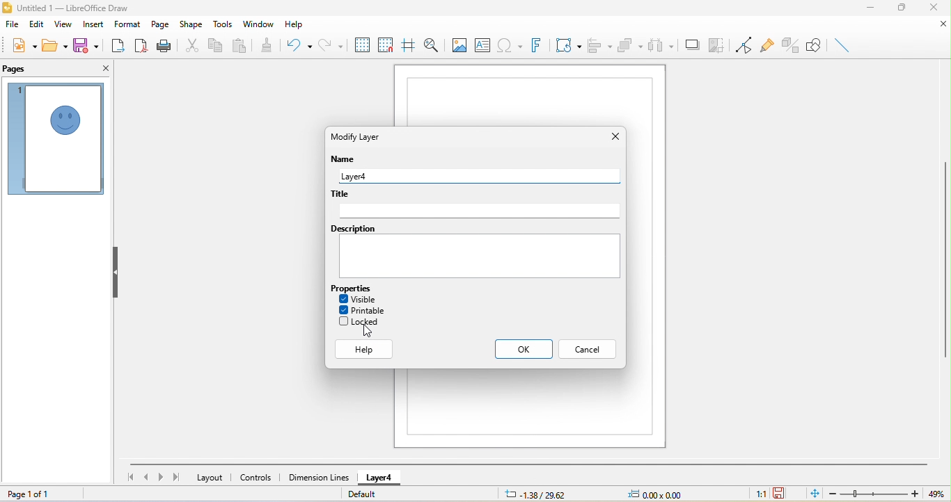 This screenshot has height=502, width=951. What do you see at coordinates (128, 477) in the screenshot?
I see `first page` at bounding box center [128, 477].